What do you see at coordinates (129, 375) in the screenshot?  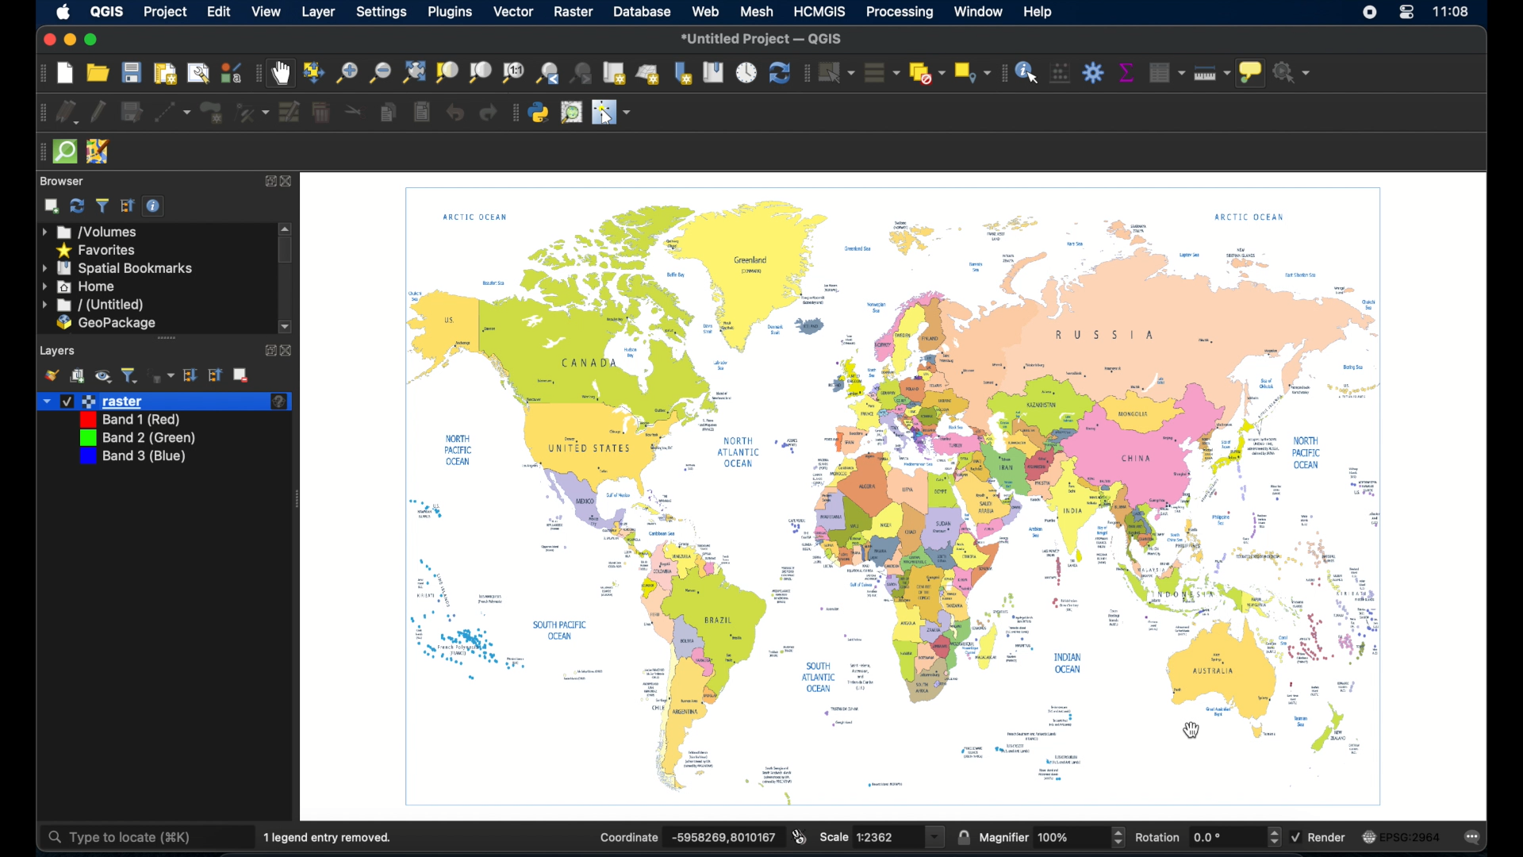 I see `filter layer` at bounding box center [129, 375].